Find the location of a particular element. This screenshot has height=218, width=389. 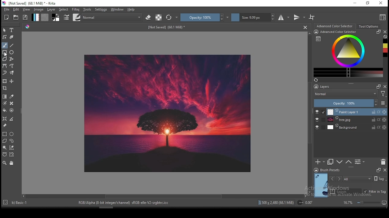

roattion is located at coordinates (304, 203).